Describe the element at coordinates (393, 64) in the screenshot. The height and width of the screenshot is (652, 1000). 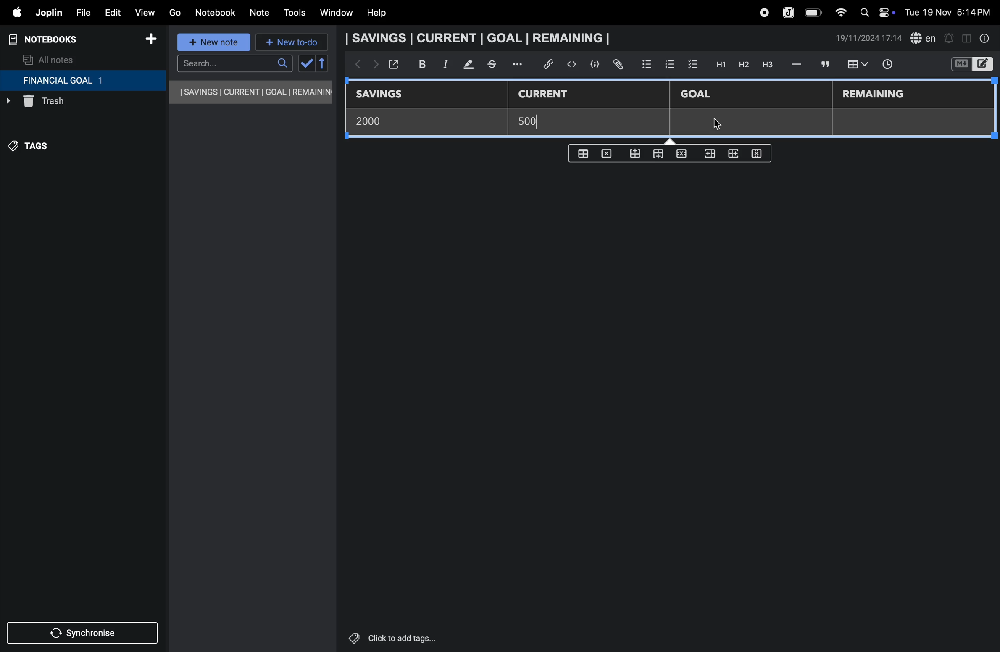
I see `open window` at that location.